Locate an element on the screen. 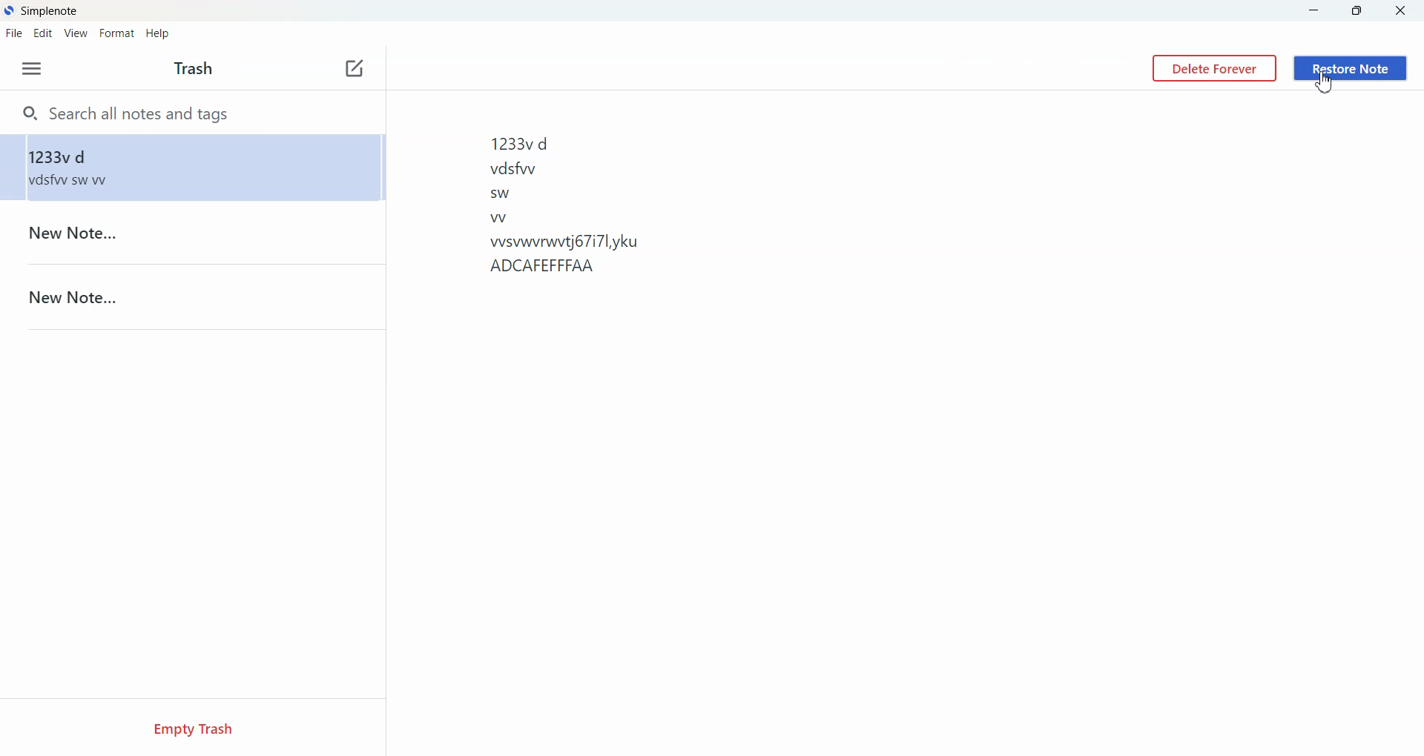 The width and height of the screenshot is (1424, 756). Empty Trash is located at coordinates (191, 728).